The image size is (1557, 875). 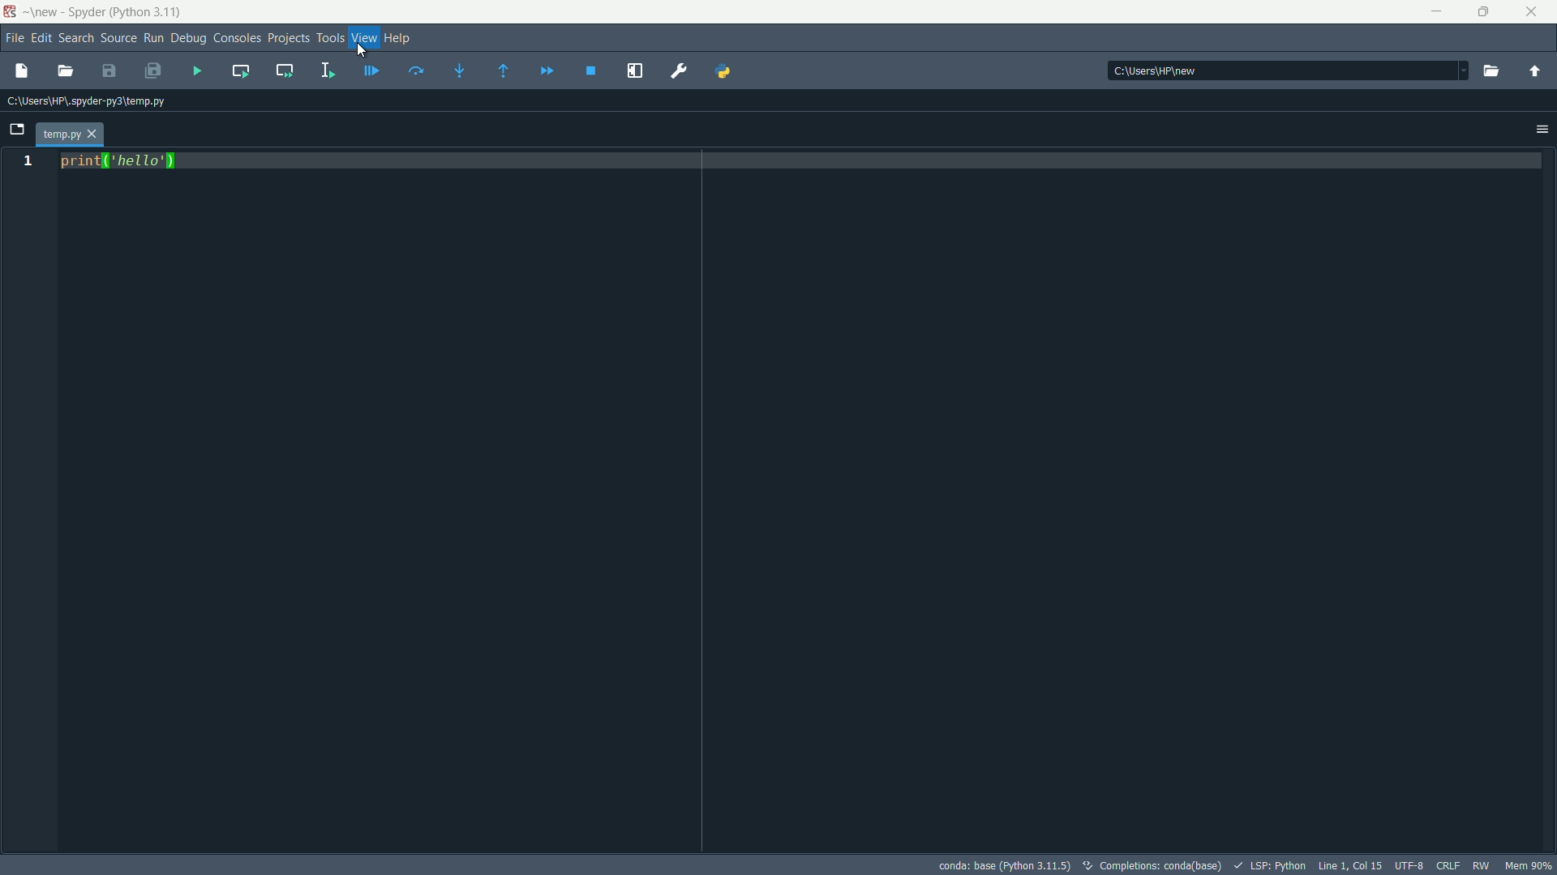 I want to click on close app, so click(x=1536, y=12).